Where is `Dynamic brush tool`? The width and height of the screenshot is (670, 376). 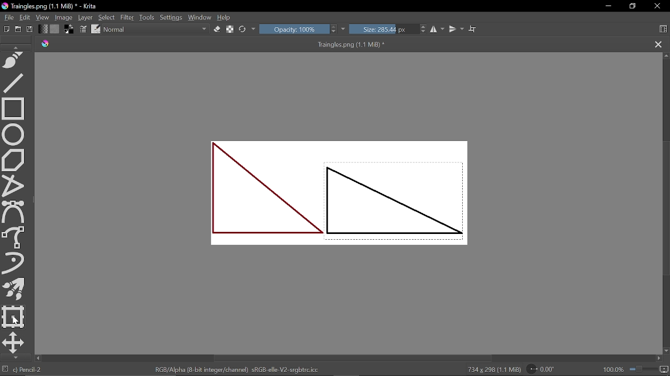 Dynamic brush tool is located at coordinates (16, 264).